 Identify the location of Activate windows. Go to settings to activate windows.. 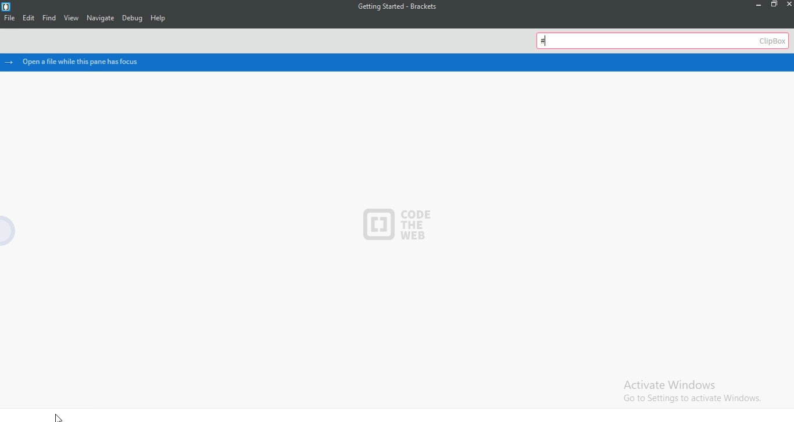
(689, 387).